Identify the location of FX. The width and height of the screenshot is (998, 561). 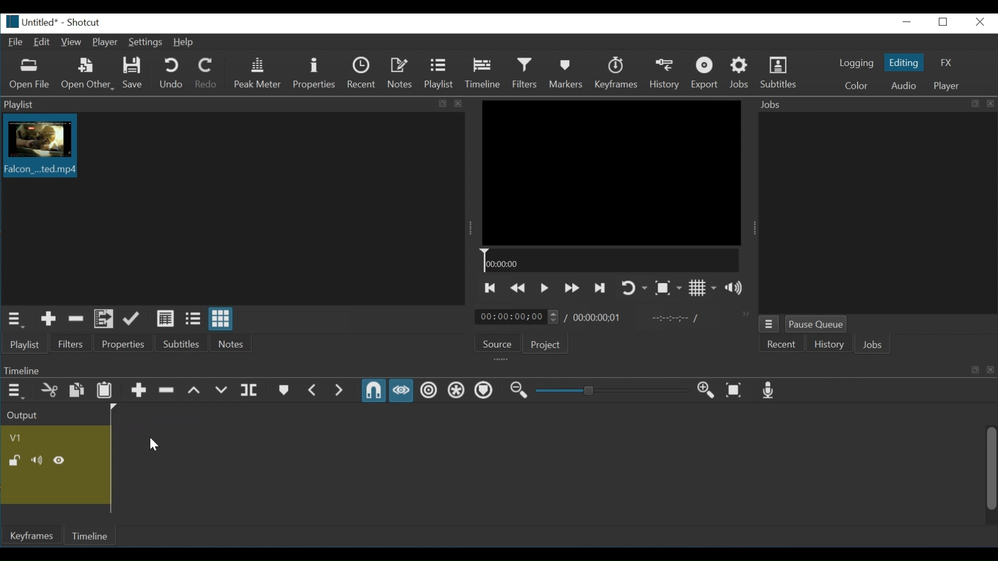
(946, 62).